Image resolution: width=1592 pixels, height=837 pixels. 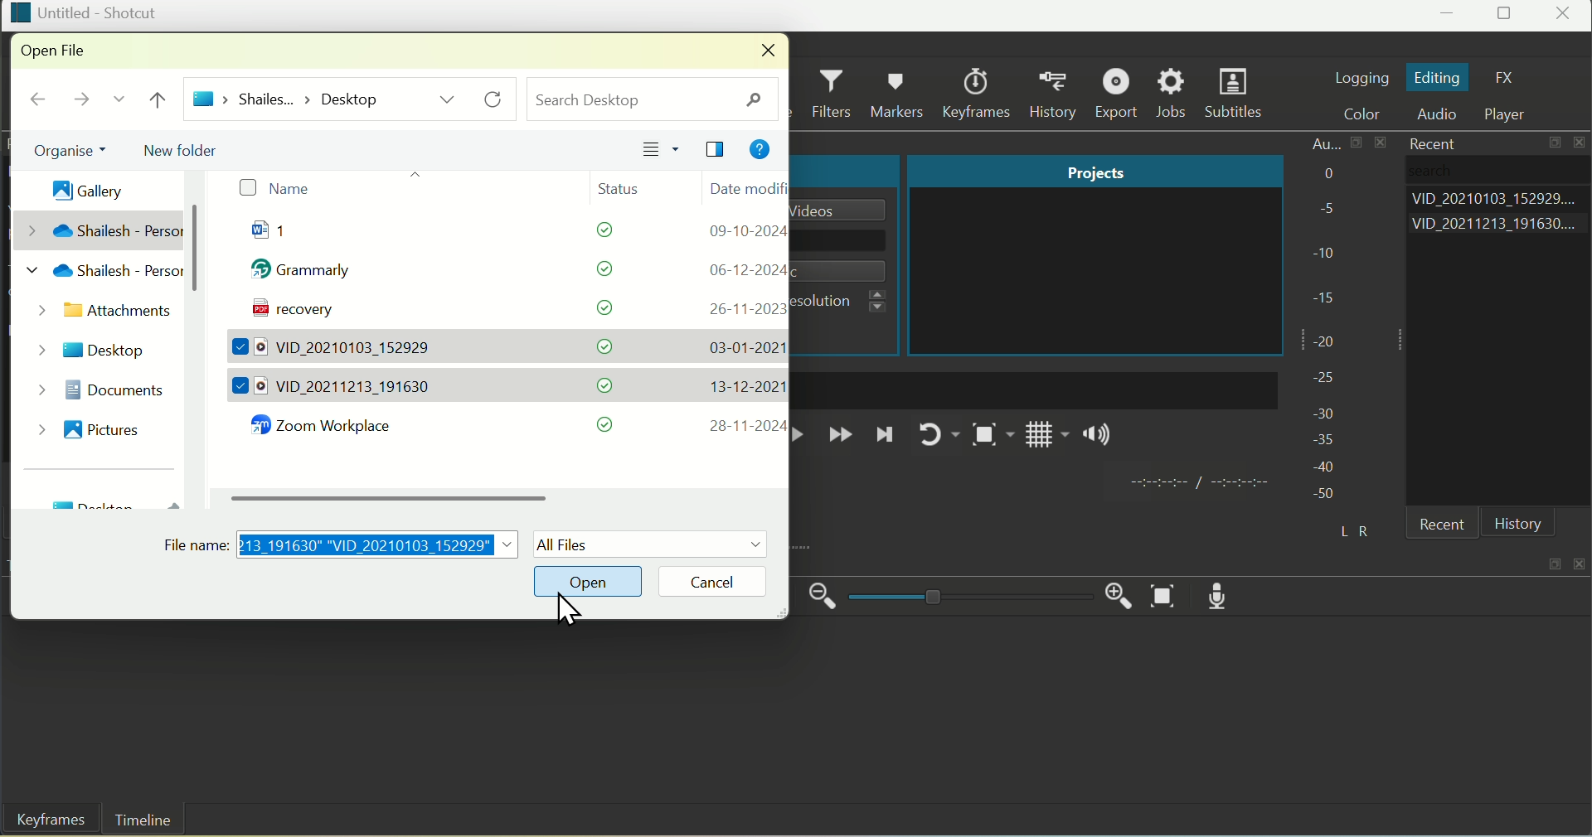 I want to click on Player, so click(x=1513, y=114).